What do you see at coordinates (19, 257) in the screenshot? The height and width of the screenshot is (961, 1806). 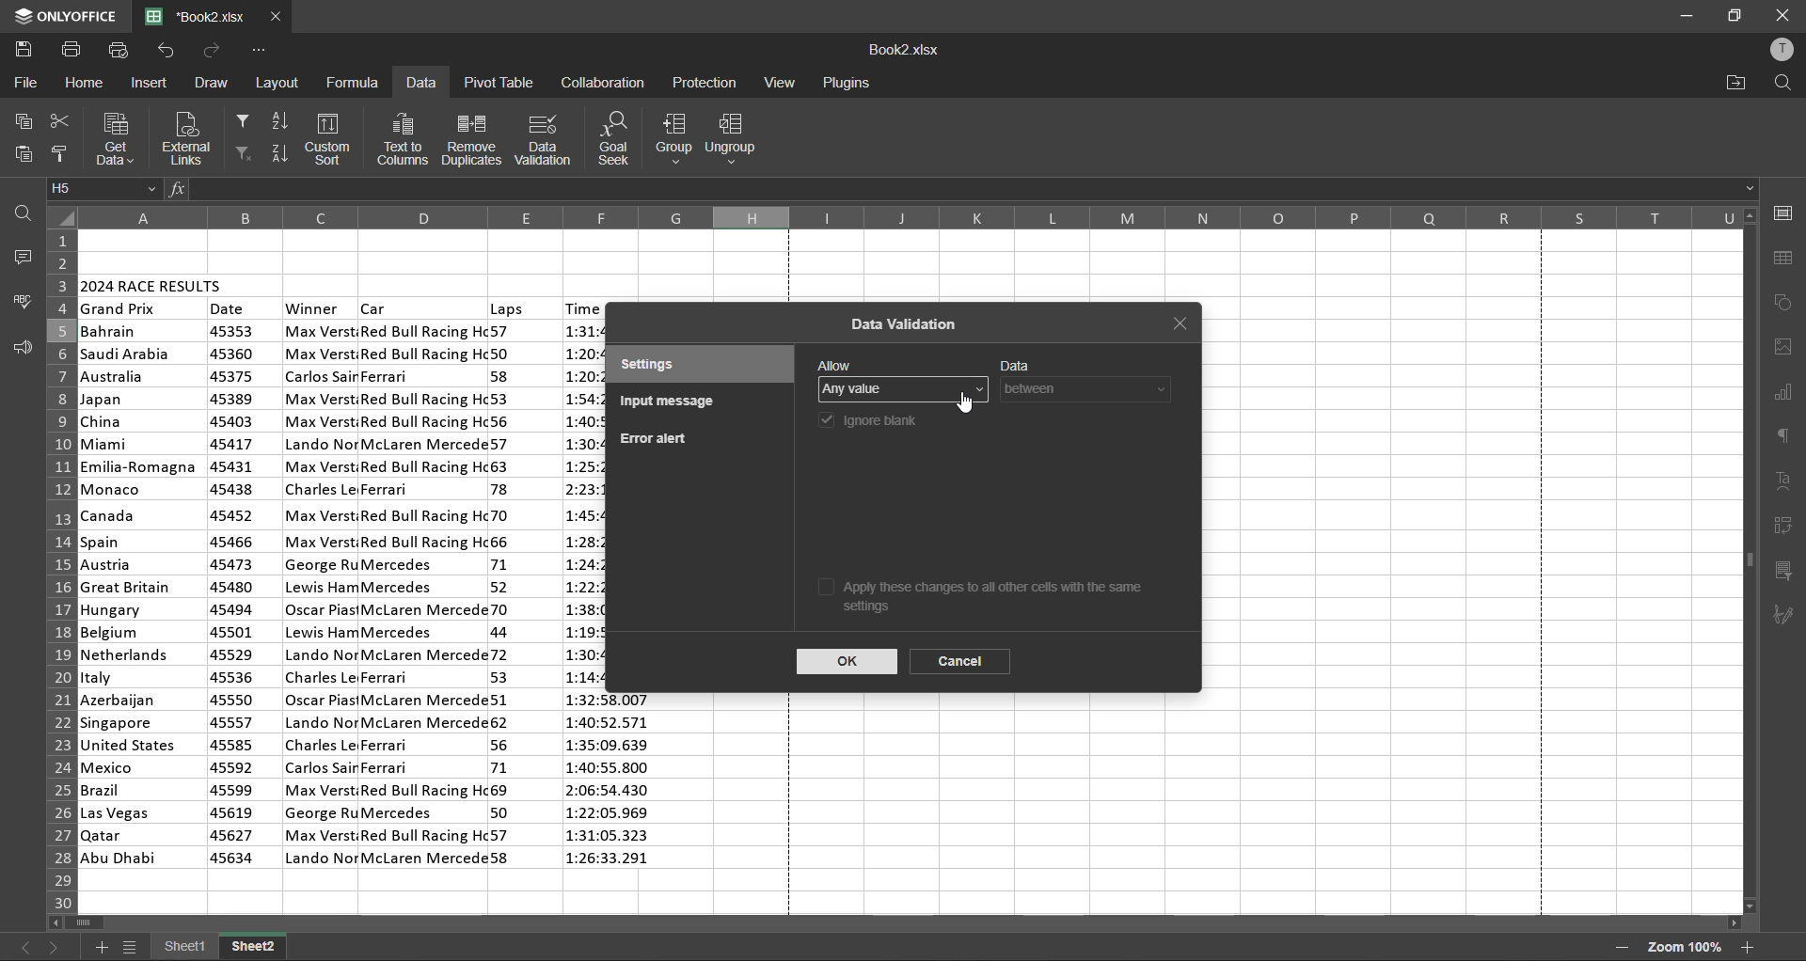 I see `comments` at bounding box center [19, 257].